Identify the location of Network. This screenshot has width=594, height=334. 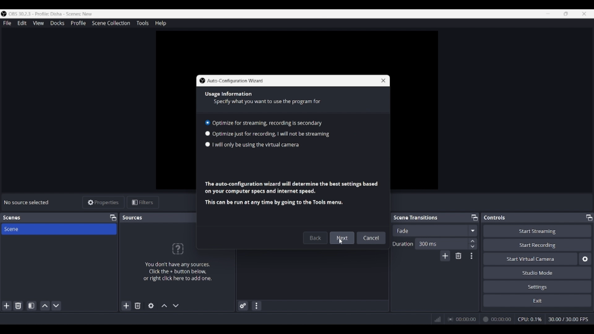
(435, 319).